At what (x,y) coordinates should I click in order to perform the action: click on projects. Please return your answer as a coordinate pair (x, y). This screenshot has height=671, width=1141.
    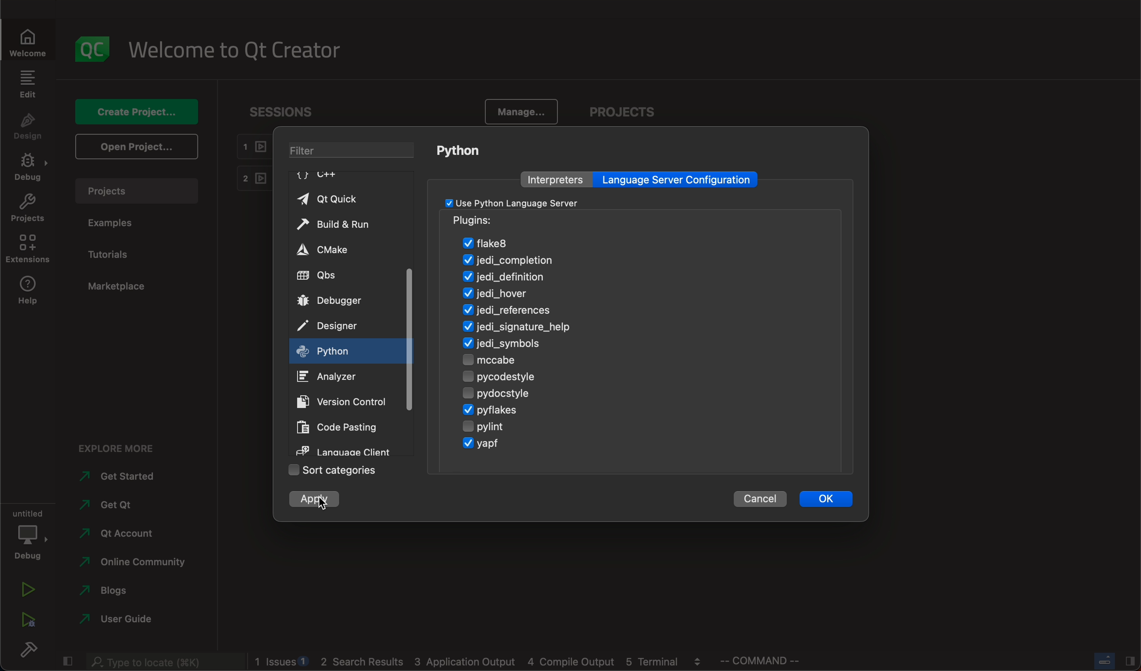
    Looking at the image, I should click on (623, 110).